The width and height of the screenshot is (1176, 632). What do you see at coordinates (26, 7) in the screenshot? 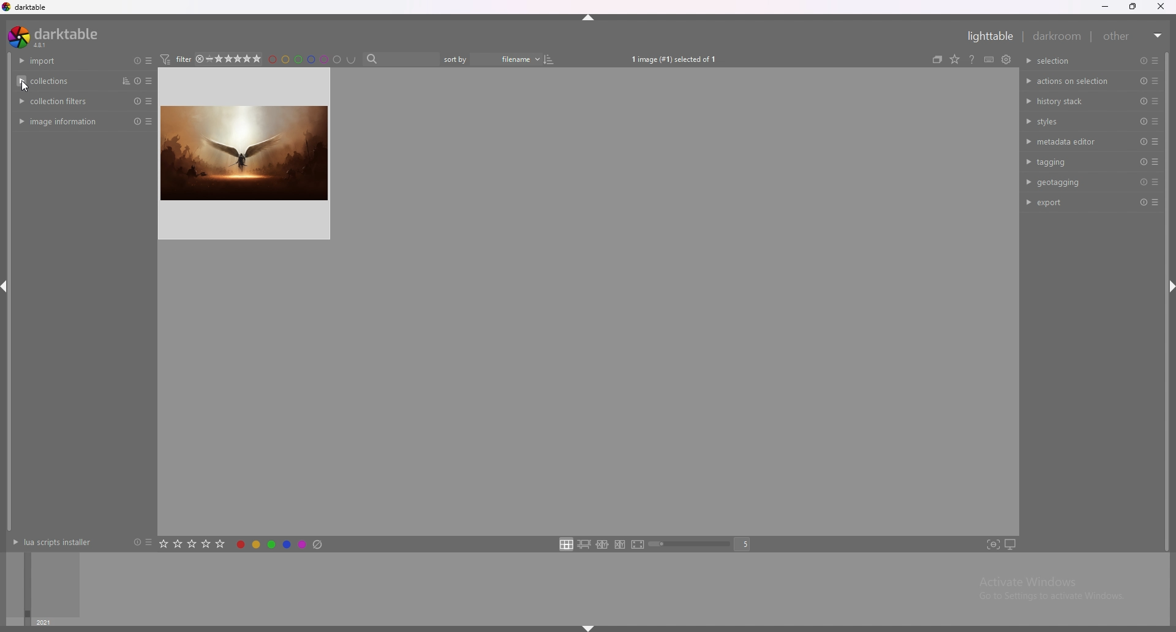
I see `darktable` at bounding box center [26, 7].